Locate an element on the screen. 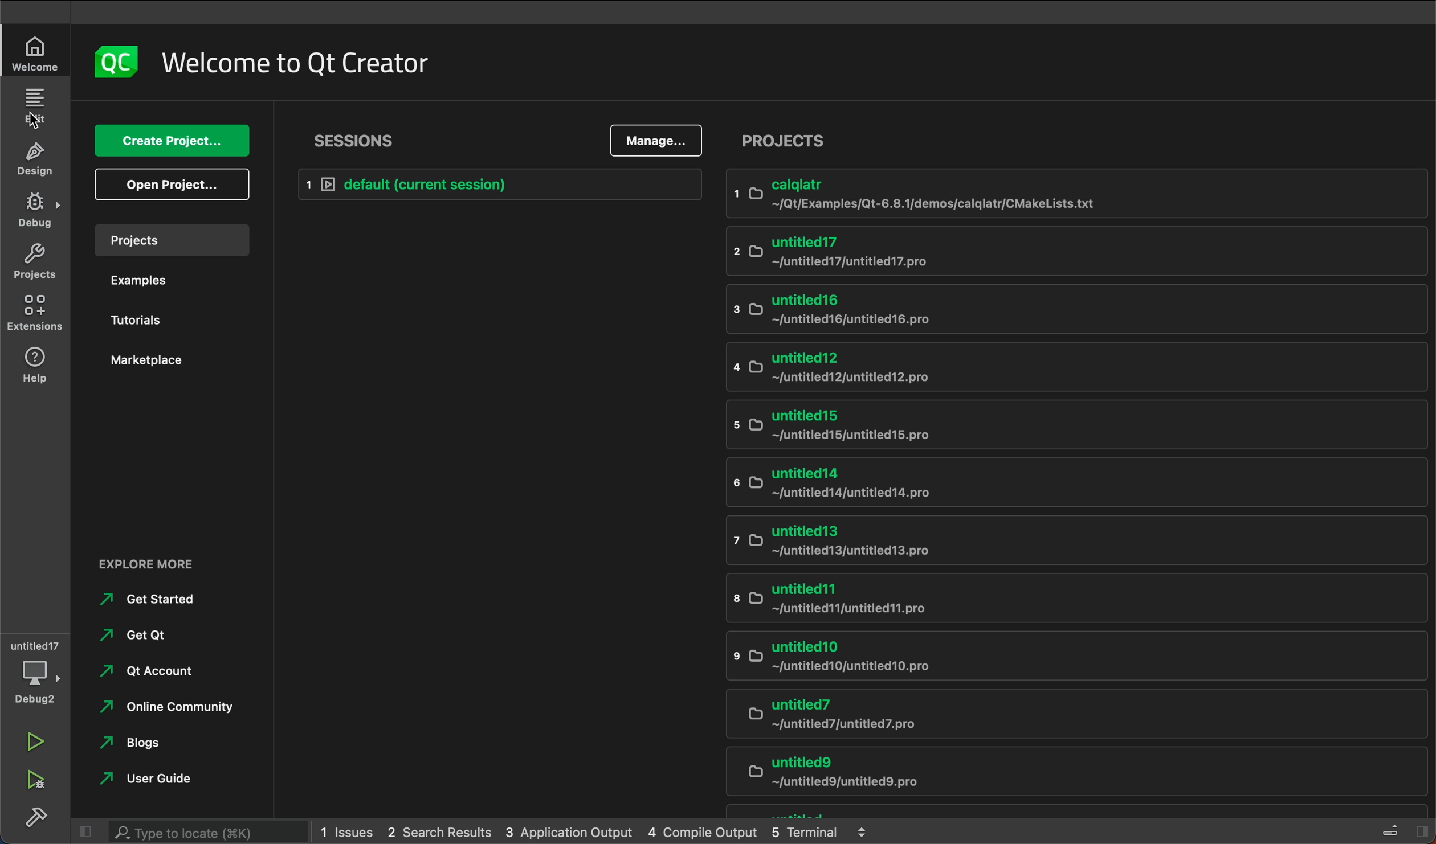  debugger is located at coordinates (35, 670).